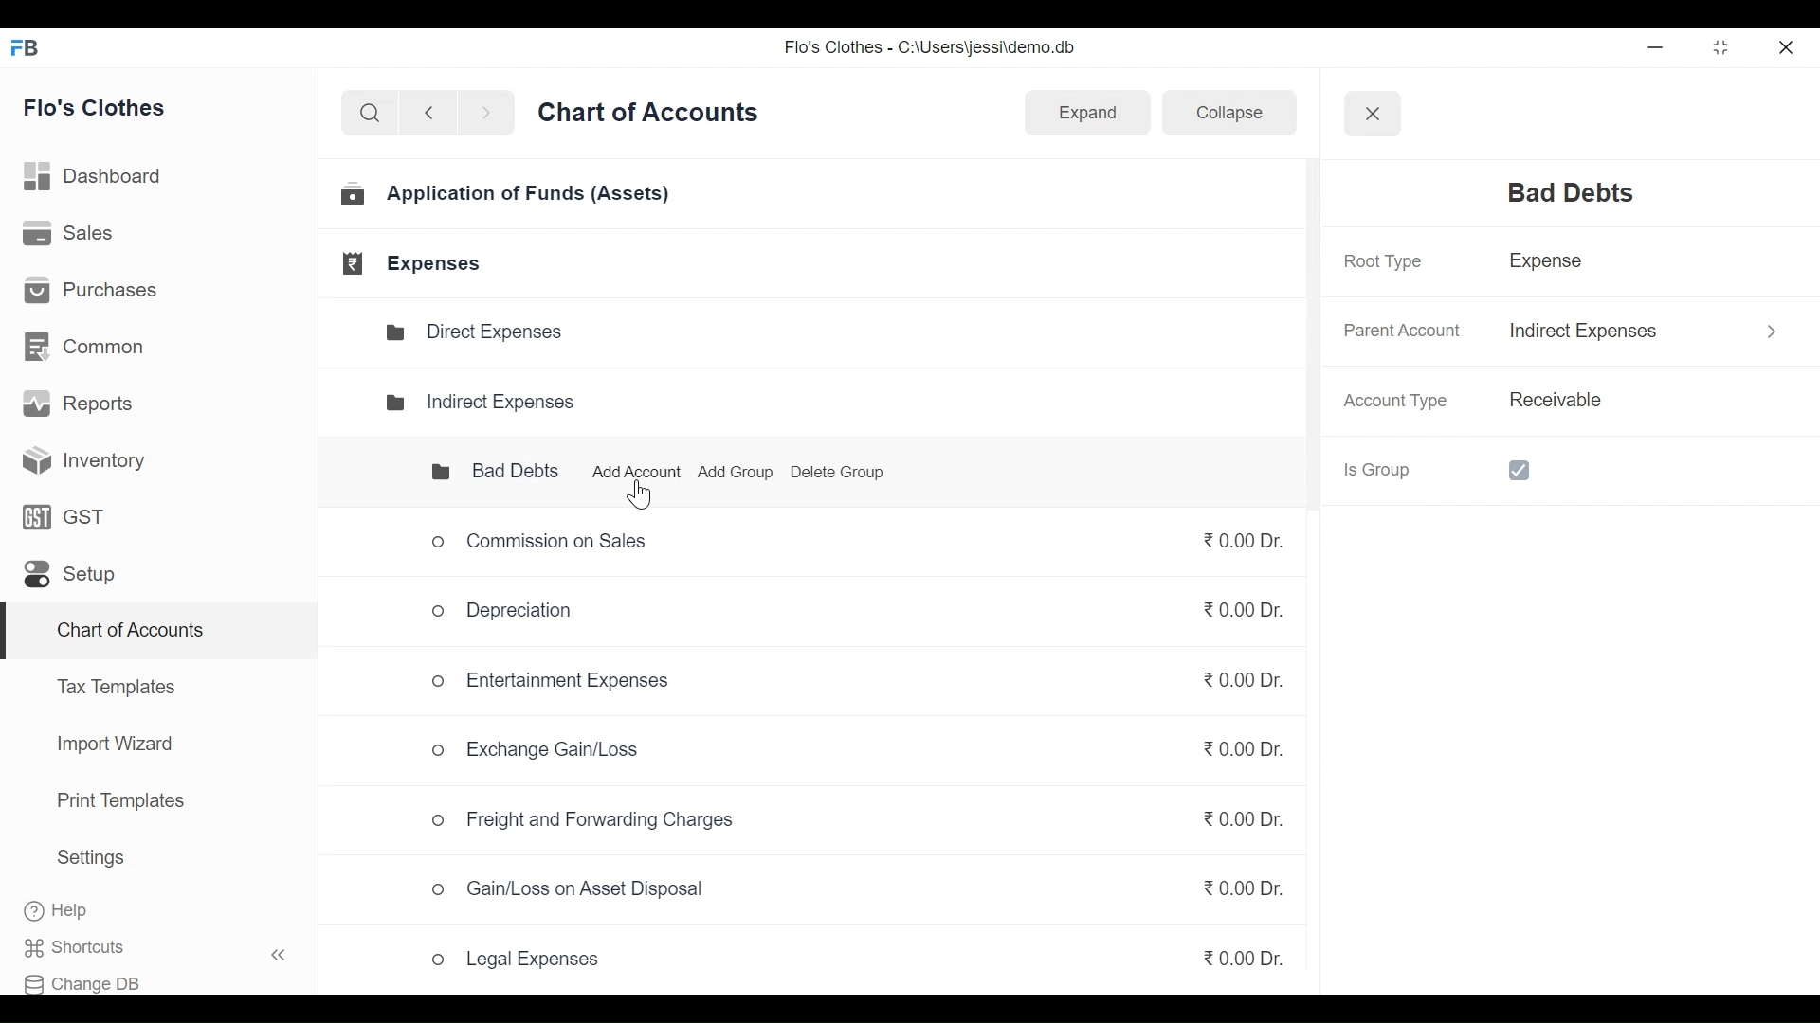 The image size is (1820, 1023). Describe the element at coordinates (480, 400) in the screenshot. I see `Indirect Expenses` at that location.